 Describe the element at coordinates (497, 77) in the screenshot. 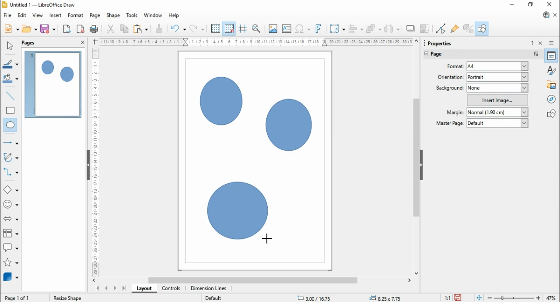

I see `portrait` at that location.